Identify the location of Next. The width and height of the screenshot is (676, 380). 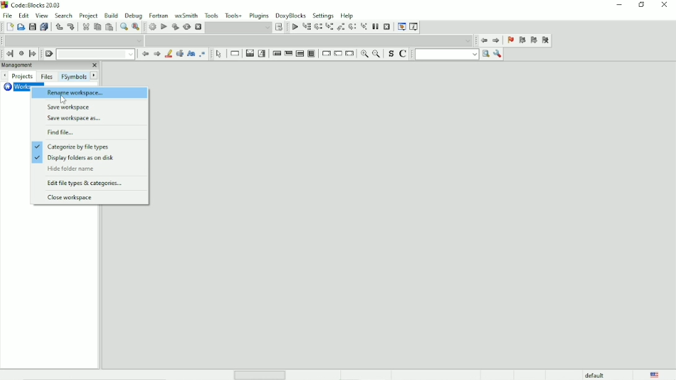
(94, 76).